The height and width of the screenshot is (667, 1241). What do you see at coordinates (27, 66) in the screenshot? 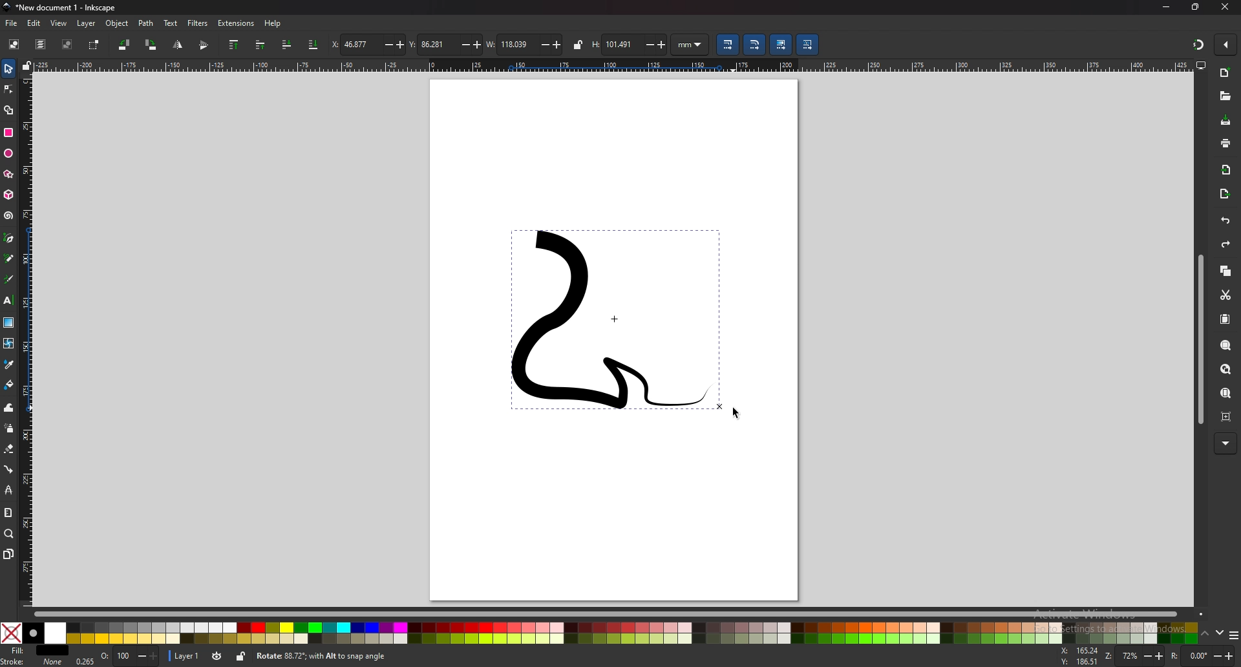
I see `lock guides` at bounding box center [27, 66].